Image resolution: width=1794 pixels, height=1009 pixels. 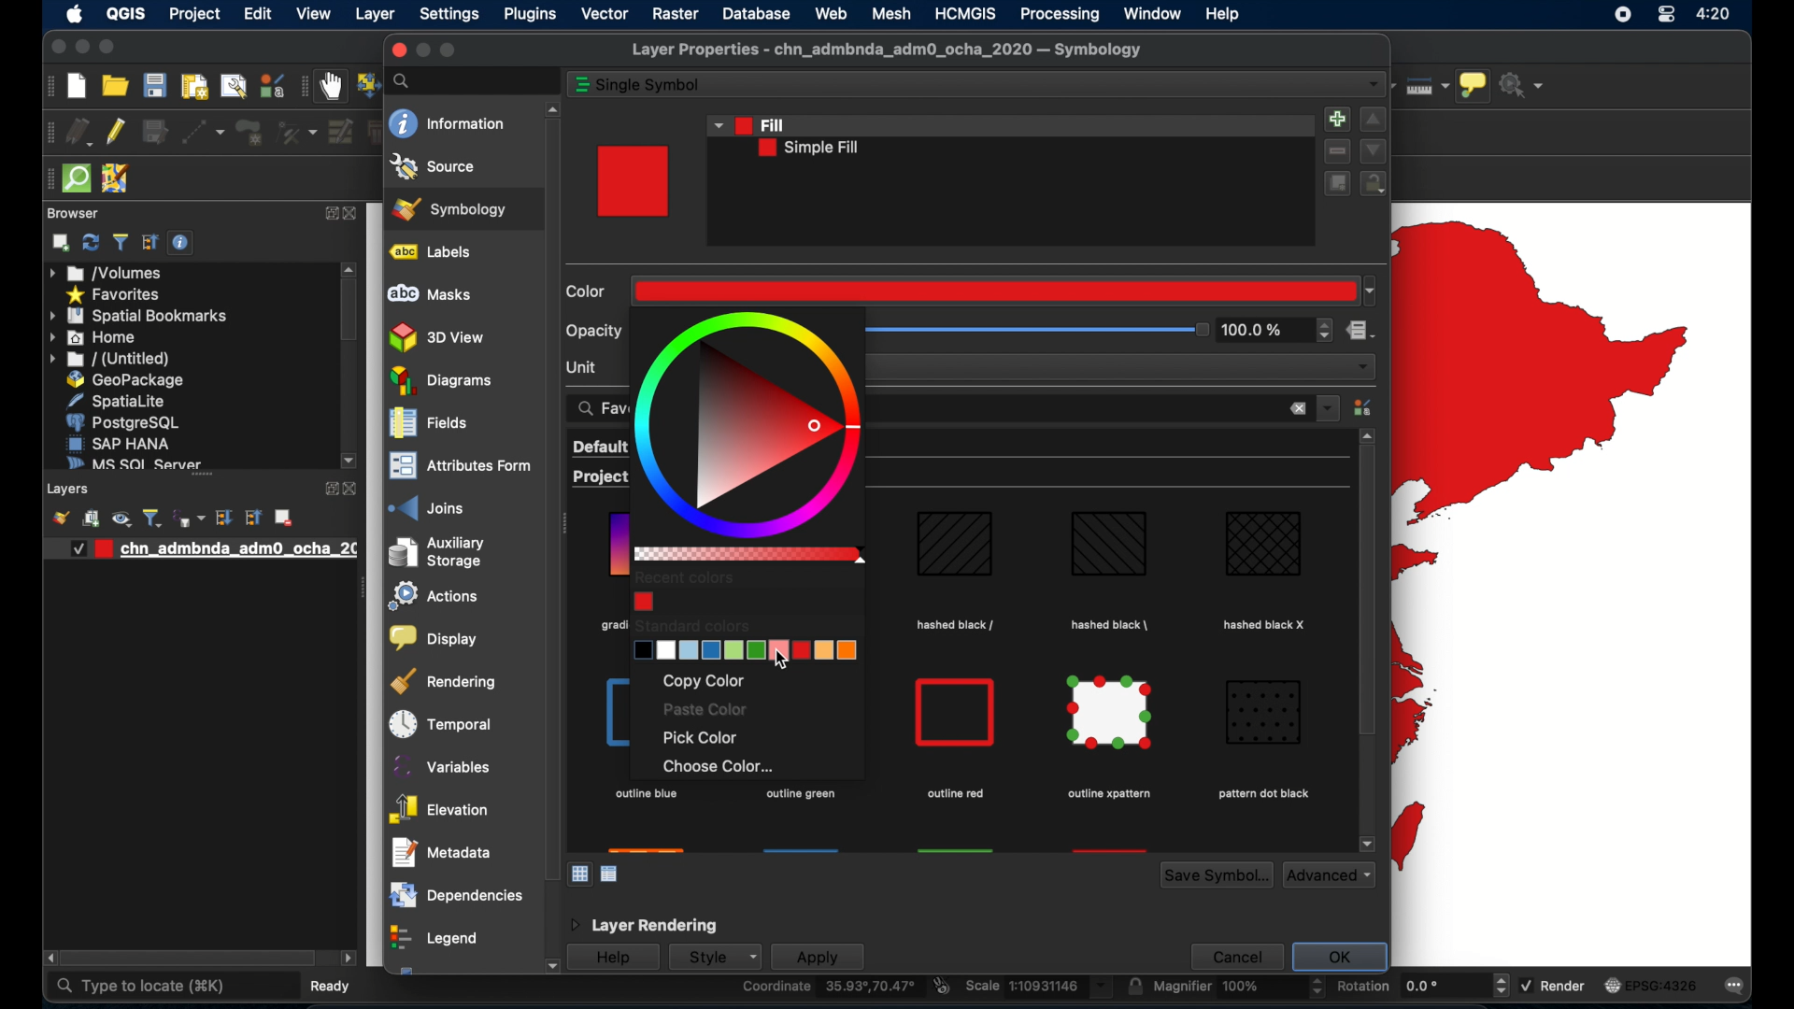 I want to click on opacity, so click(x=594, y=331).